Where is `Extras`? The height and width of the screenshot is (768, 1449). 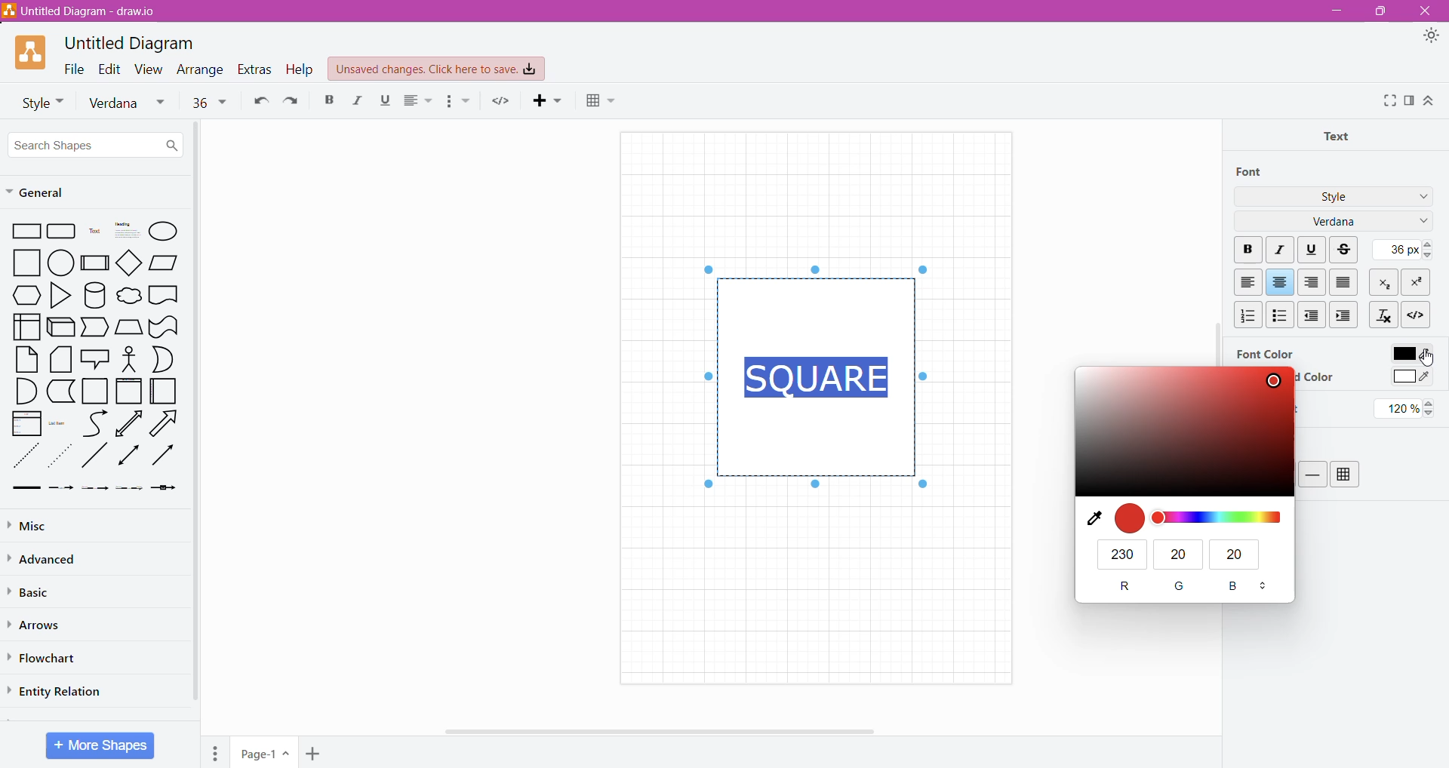
Extras is located at coordinates (254, 69).